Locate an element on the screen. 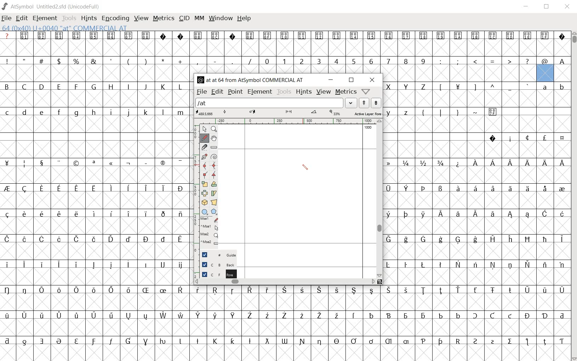 The image size is (577, 361). active layer: foreground is located at coordinates (288, 113).